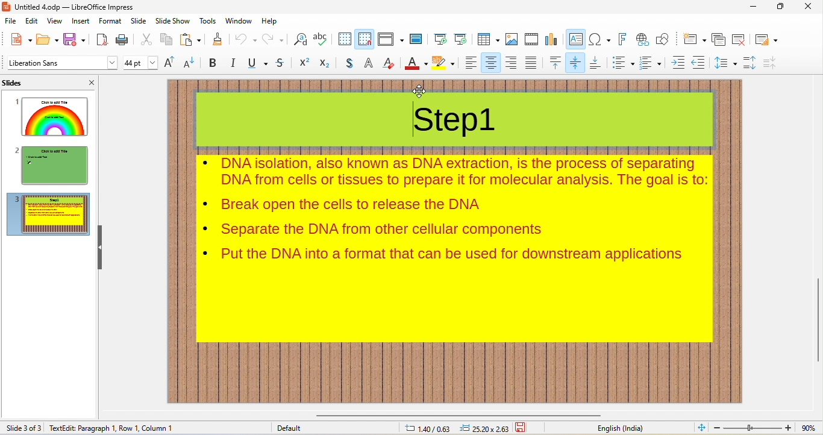  Describe the element at coordinates (751, 63) in the screenshot. I see `increase paragraph spacing` at that location.